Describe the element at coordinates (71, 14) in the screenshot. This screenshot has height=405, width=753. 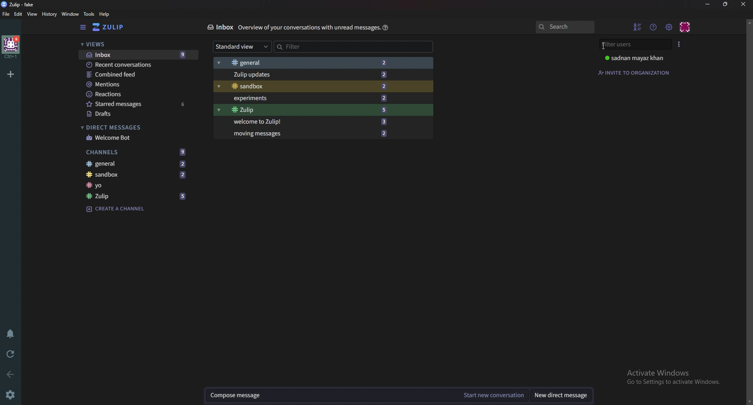
I see `Window` at that location.